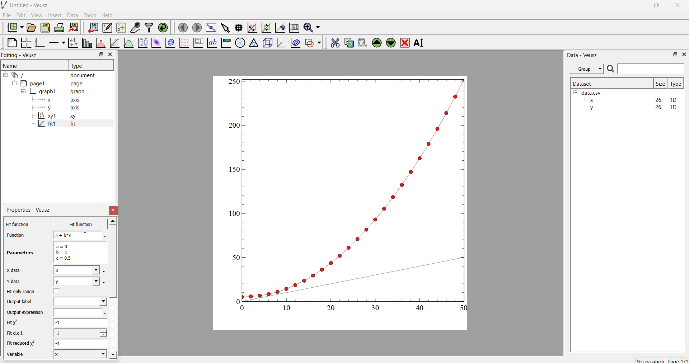  Describe the element at coordinates (636, 7) in the screenshot. I see `Minimize` at that location.